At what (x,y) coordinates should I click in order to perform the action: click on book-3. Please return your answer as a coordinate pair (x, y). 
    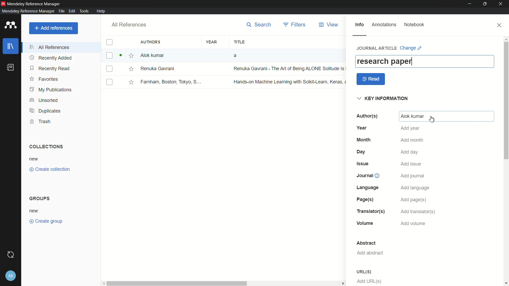
    Looking at the image, I should click on (225, 82).